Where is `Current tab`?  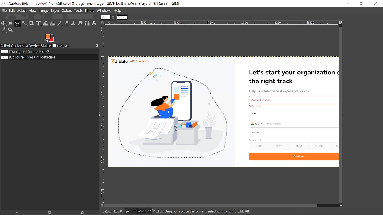 Current tab is located at coordinates (105, 17).